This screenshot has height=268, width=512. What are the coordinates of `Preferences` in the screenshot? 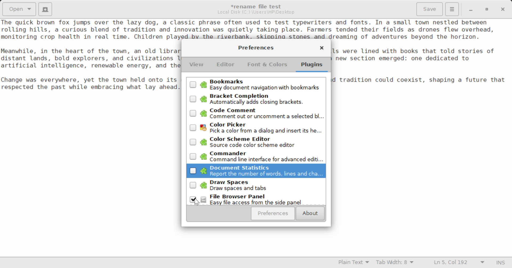 It's located at (273, 213).